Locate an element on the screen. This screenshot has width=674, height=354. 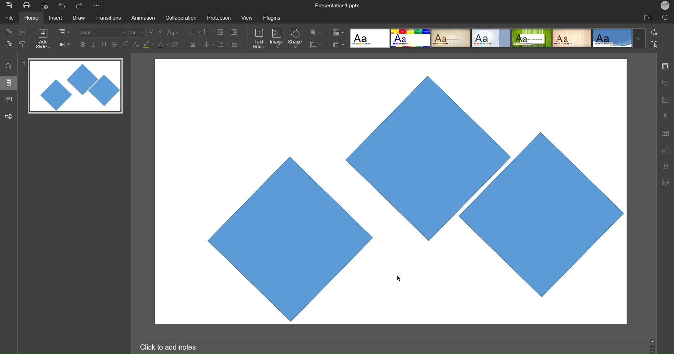
Increase Font is located at coordinates (151, 32).